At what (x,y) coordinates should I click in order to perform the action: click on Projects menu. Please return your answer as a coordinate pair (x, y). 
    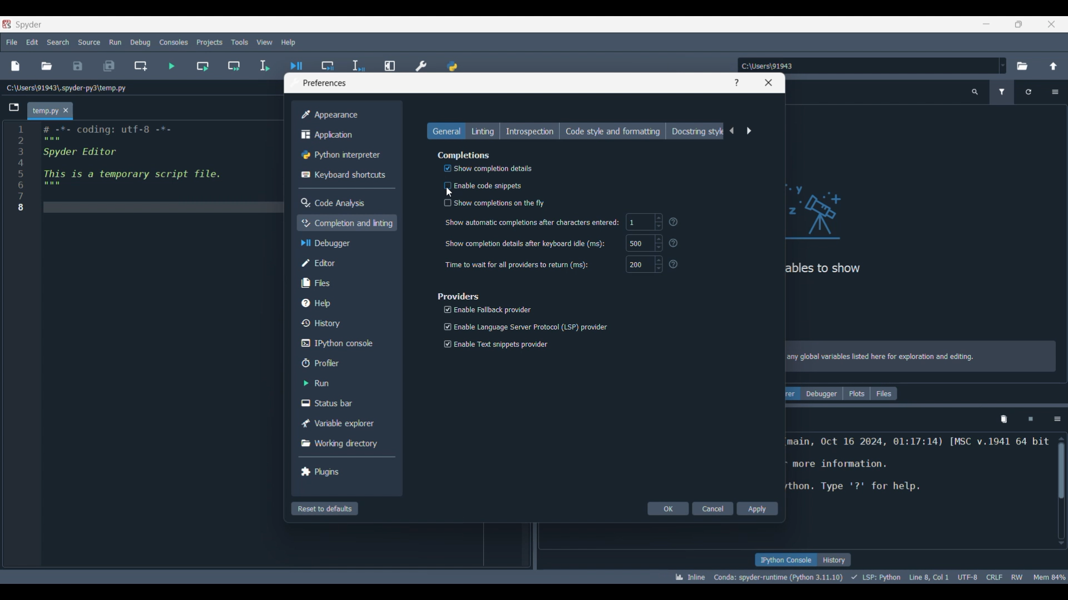
    Looking at the image, I should click on (210, 42).